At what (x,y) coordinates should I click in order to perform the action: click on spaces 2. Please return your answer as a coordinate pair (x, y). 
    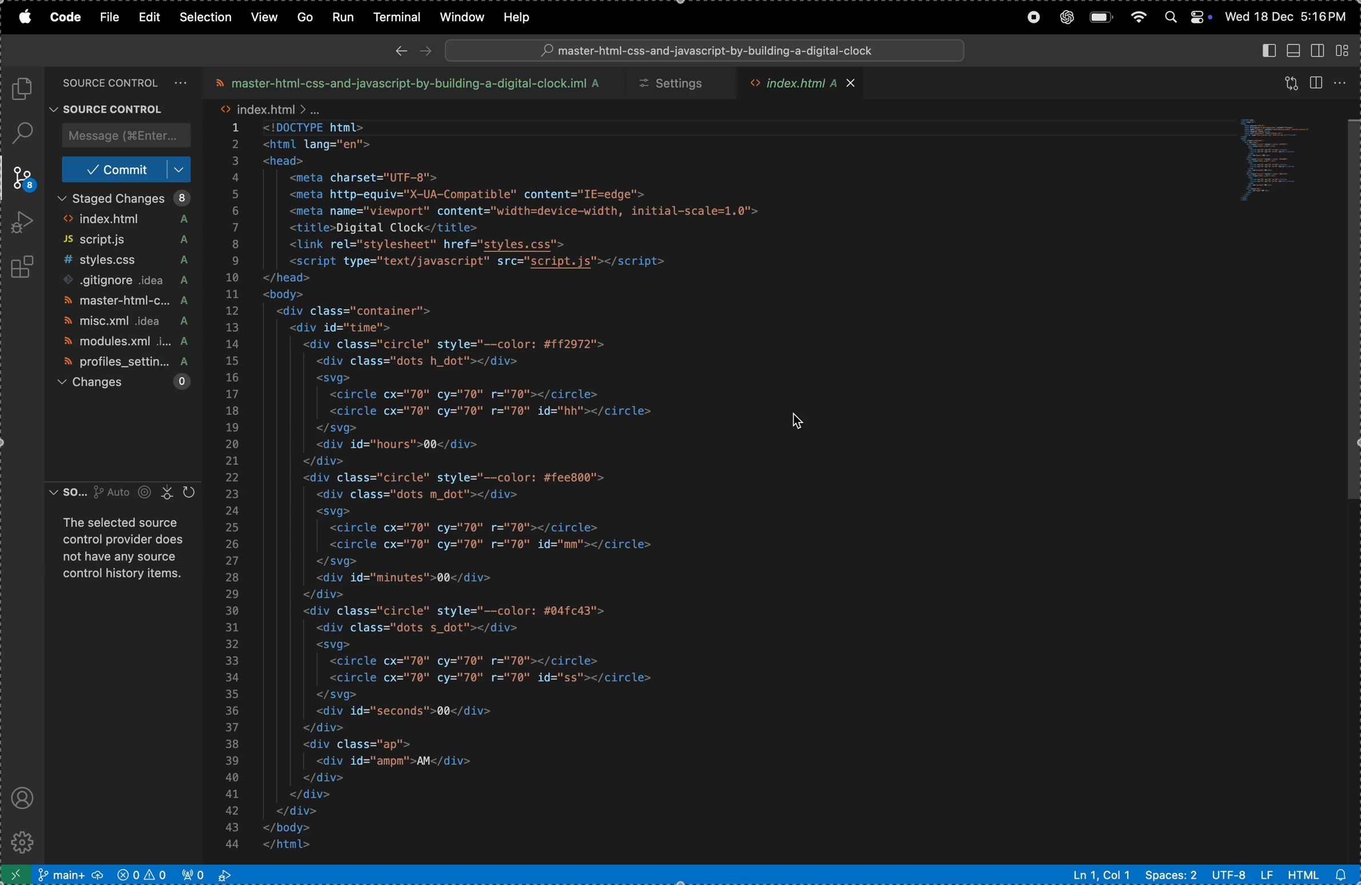
    Looking at the image, I should click on (1172, 875).